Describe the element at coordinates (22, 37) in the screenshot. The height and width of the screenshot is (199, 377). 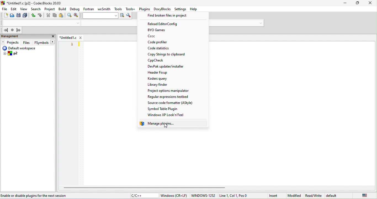
I see `management` at that location.